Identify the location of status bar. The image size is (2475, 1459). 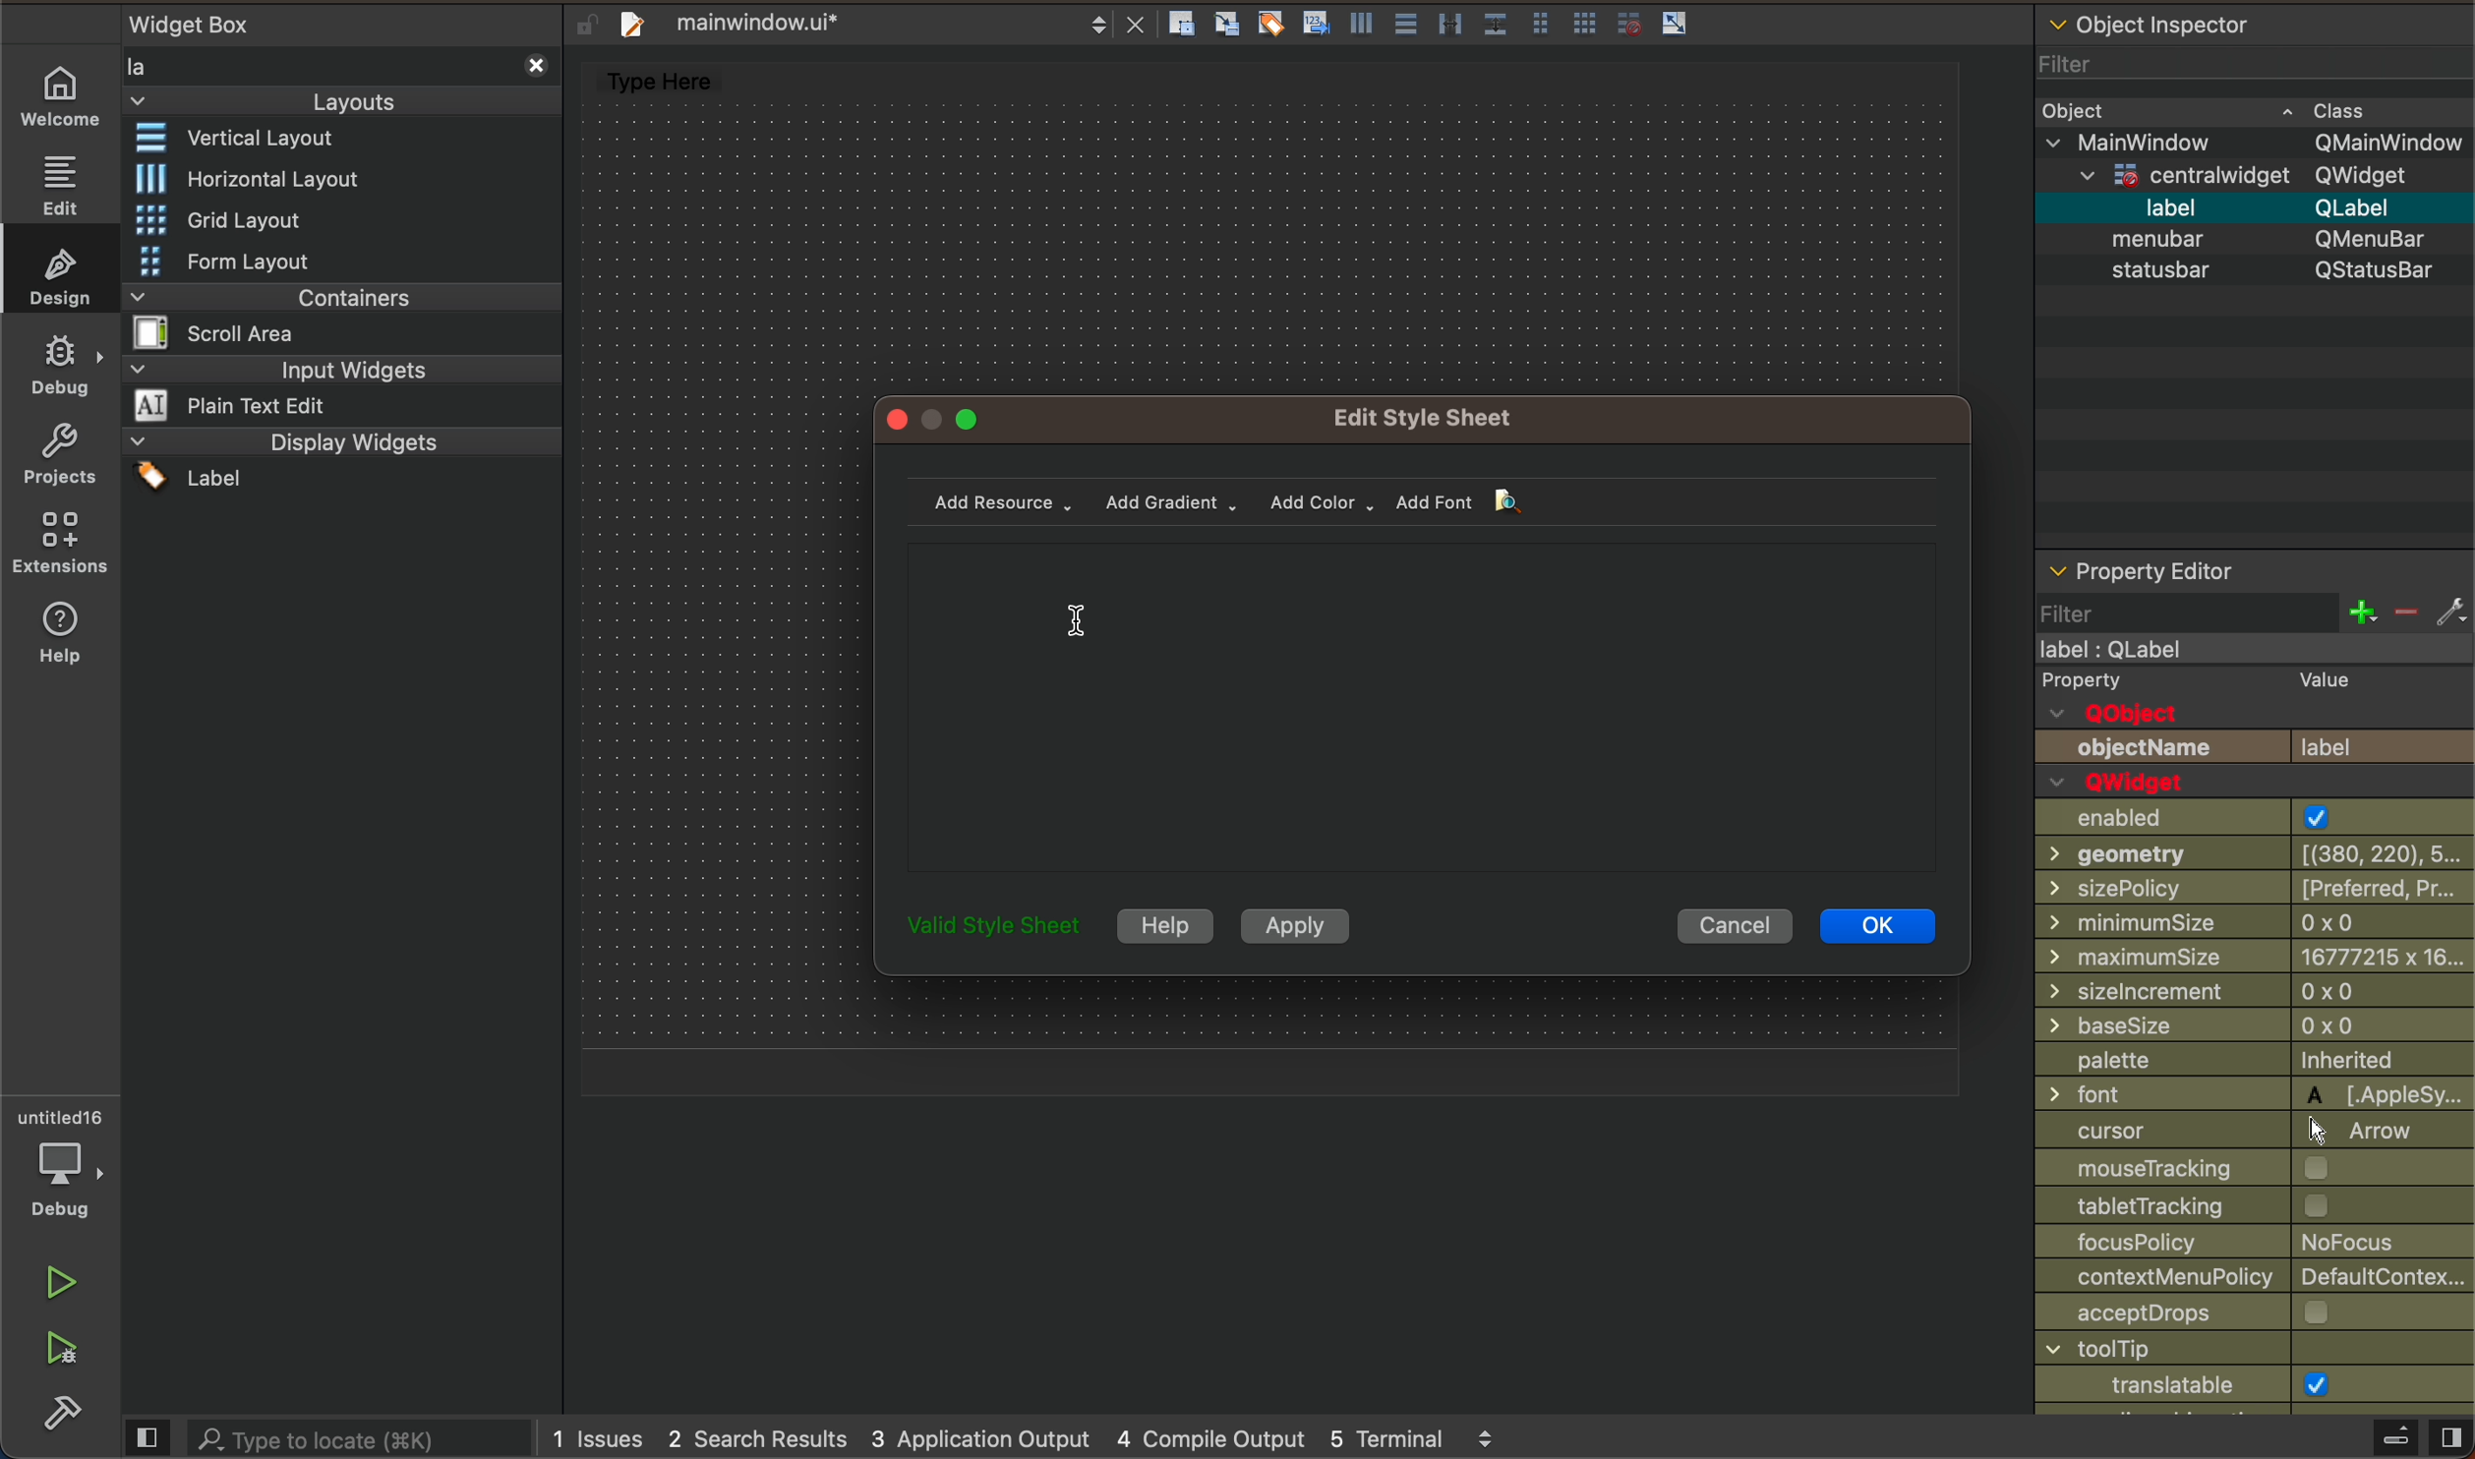
(2260, 280).